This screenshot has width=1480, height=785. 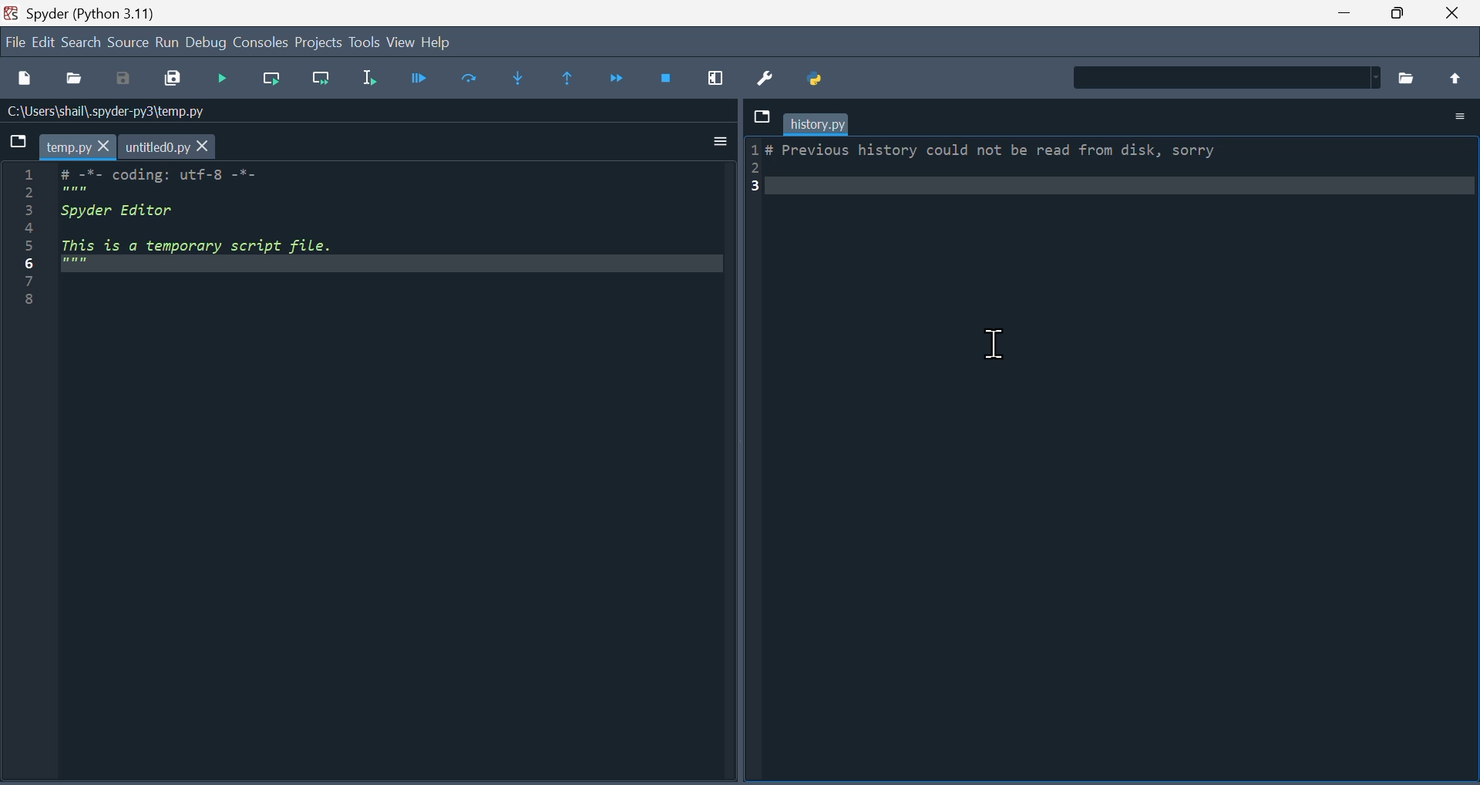 I want to click on New file, so click(x=27, y=79).